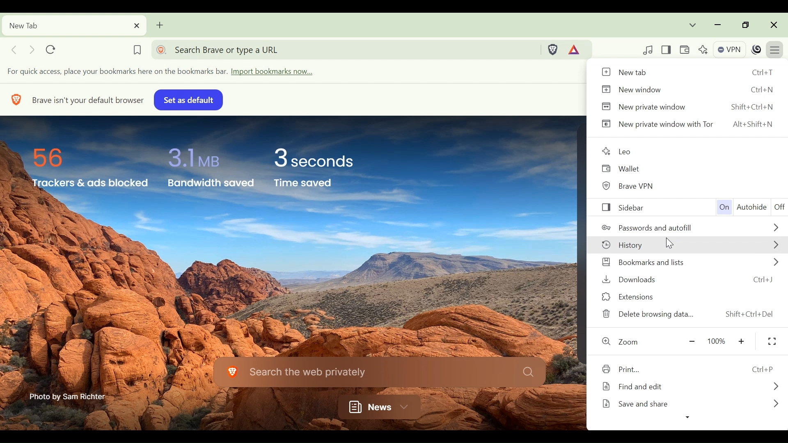  Describe the element at coordinates (722, 207) in the screenshot. I see `On` at that location.